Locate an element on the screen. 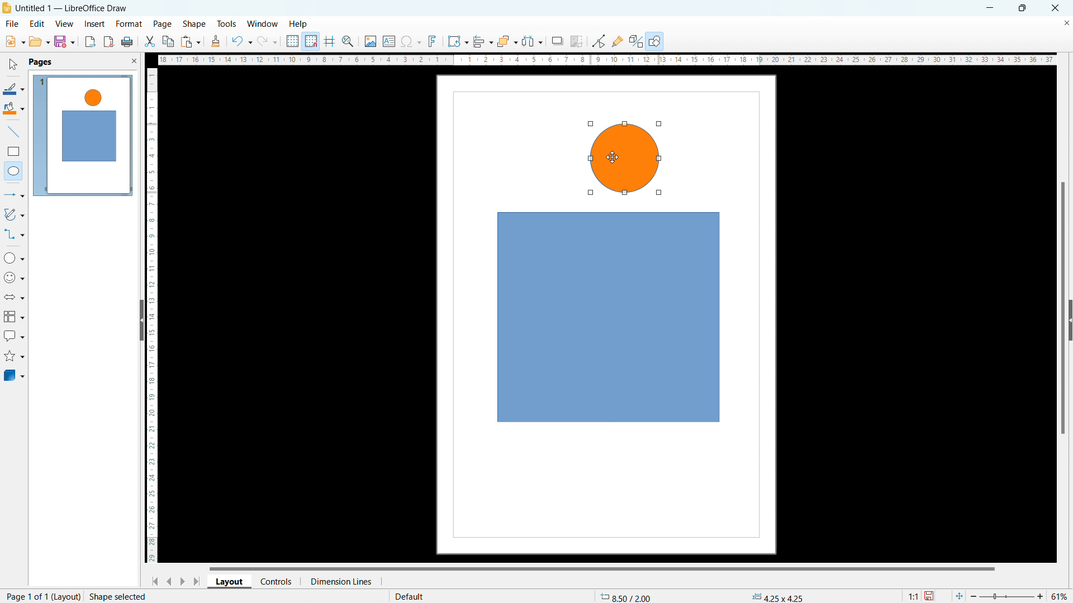  window is located at coordinates (263, 25).